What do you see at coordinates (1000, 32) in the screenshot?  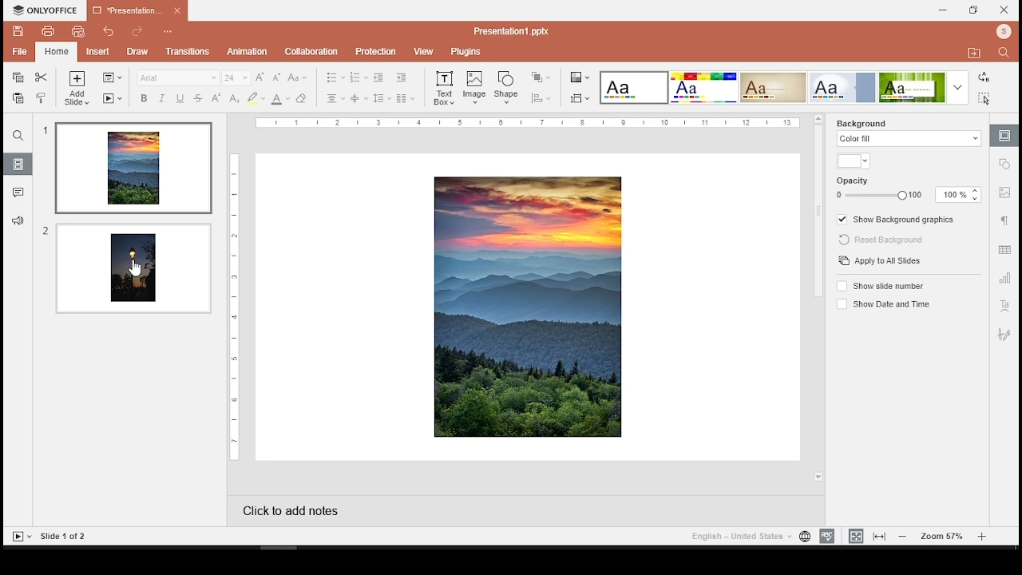 I see `profile` at bounding box center [1000, 32].